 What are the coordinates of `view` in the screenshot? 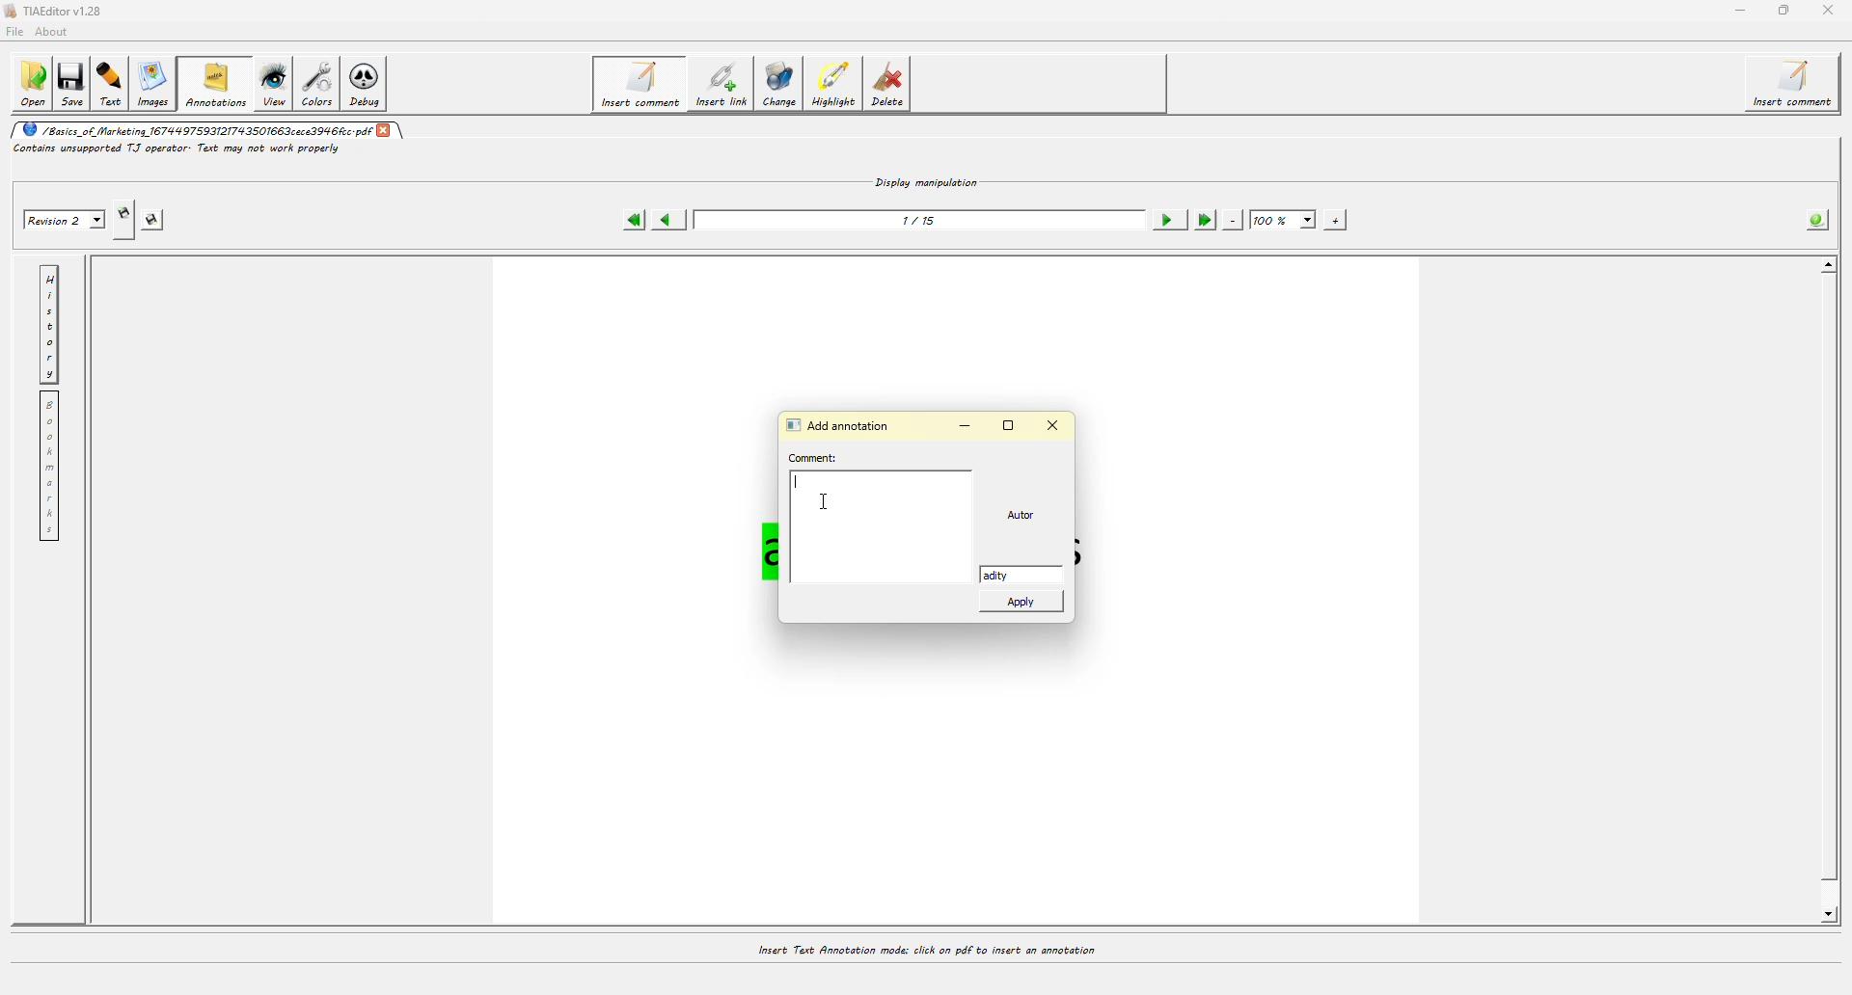 It's located at (274, 83).